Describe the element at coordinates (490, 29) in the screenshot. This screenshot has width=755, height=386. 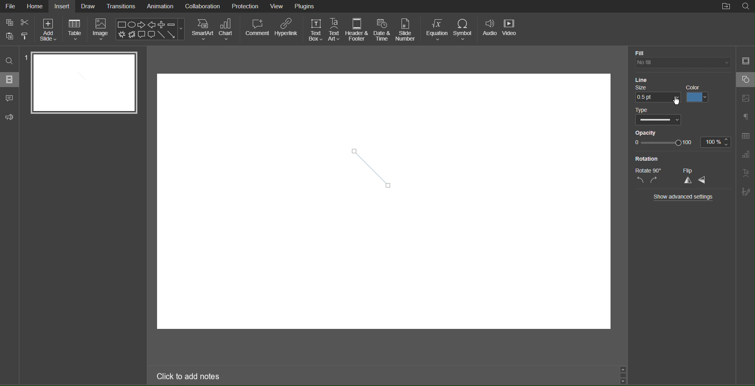
I see `Audio` at that location.